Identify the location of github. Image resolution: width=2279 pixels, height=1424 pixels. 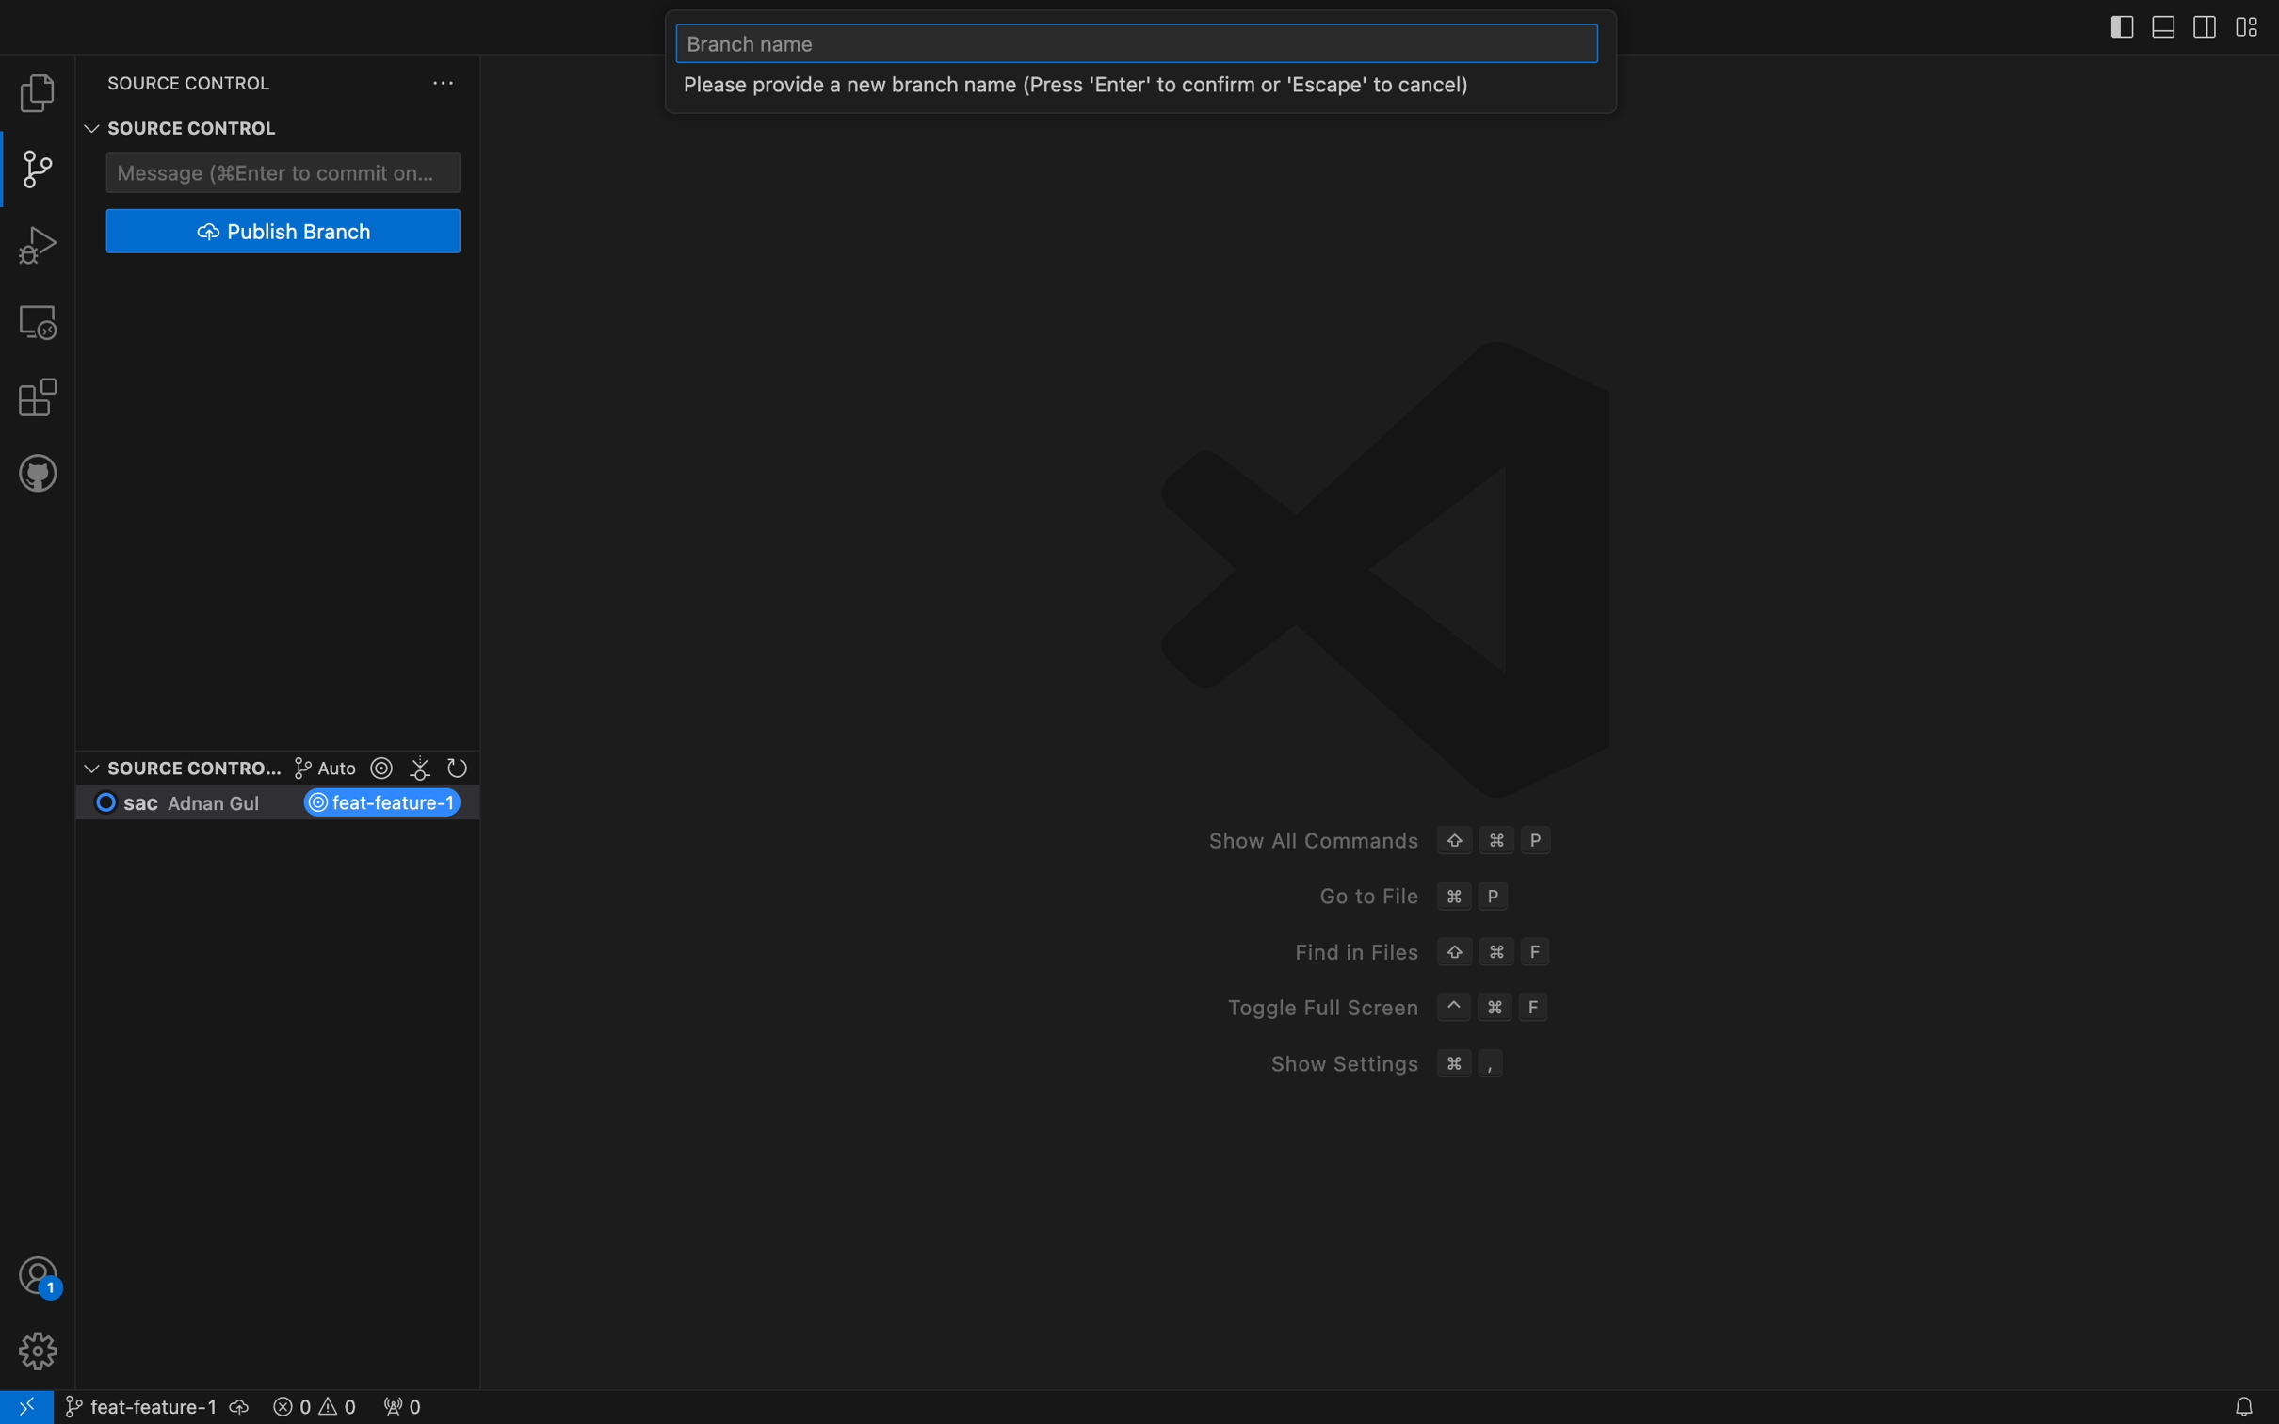
(38, 471).